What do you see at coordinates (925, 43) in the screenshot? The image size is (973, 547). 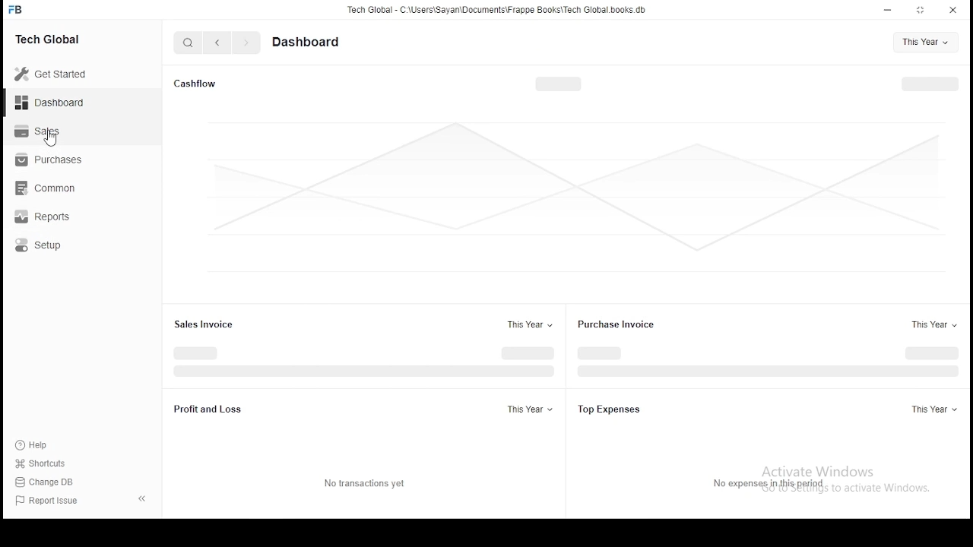 I see `this year` at bounding box center [925, 43].